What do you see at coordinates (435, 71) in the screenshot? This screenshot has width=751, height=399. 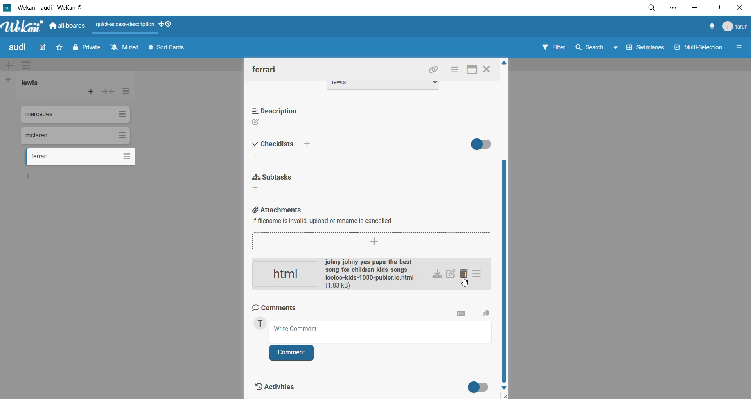 I see `copy link` at bounding box center [435, 71].